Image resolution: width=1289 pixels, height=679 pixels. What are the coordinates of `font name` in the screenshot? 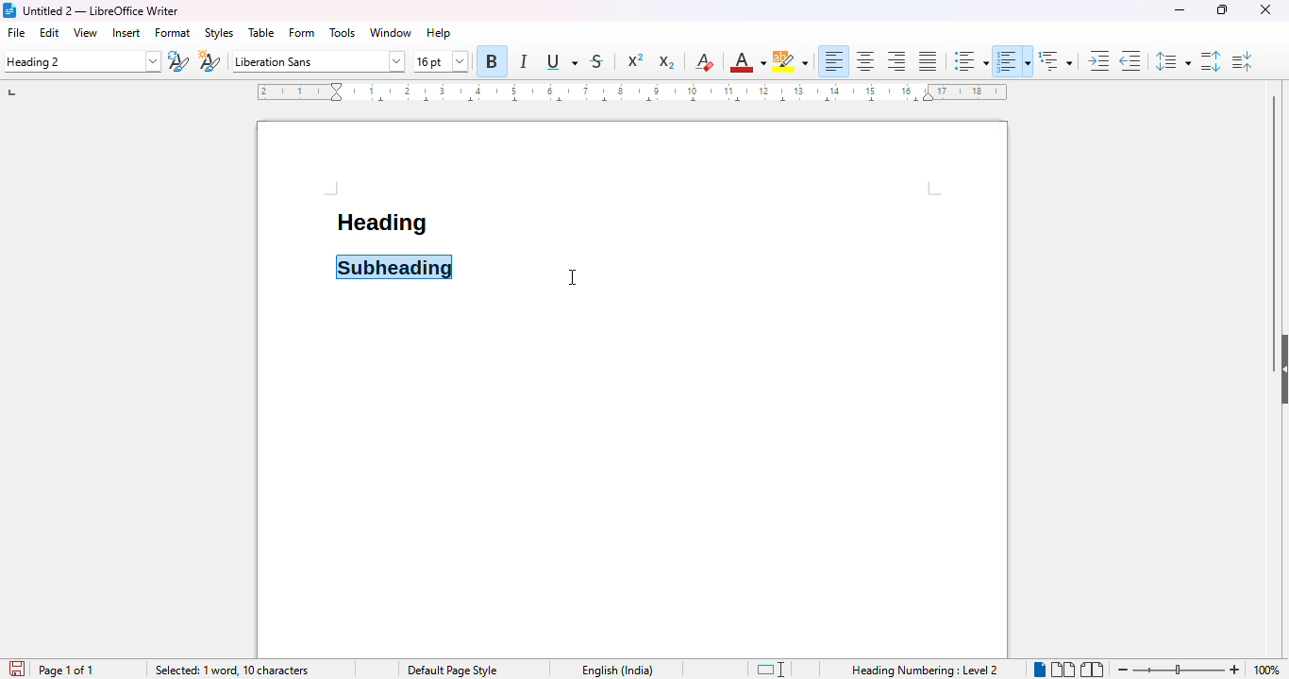 It's located at (319, 61).